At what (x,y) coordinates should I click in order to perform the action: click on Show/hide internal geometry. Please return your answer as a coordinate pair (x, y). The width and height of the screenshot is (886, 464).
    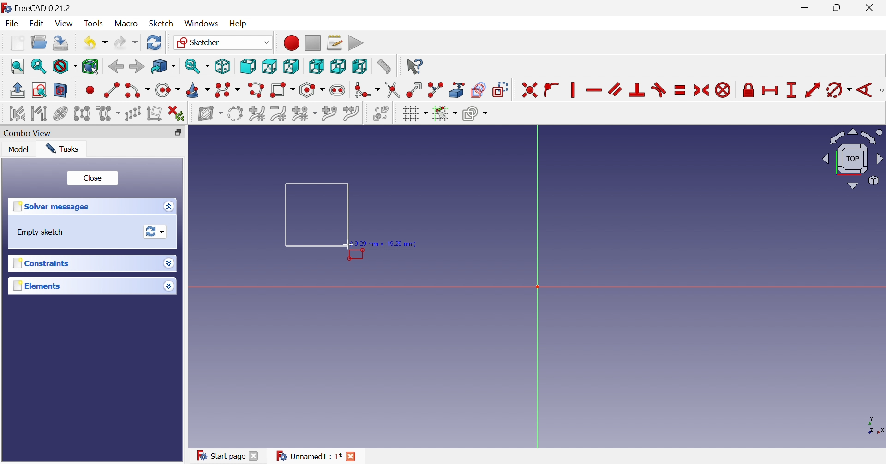
    Looking at the image, I should click on (60, 114).